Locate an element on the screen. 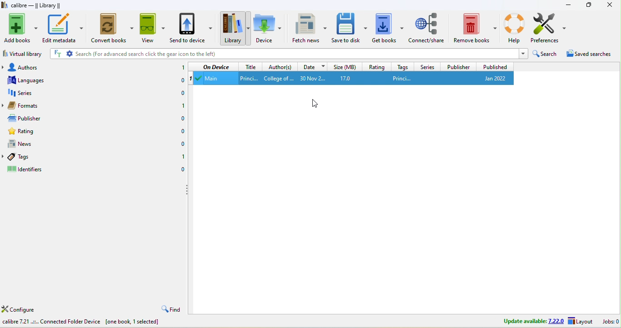 The image size is (621, 328). jan 2022 is located at coordinates (492, 78).